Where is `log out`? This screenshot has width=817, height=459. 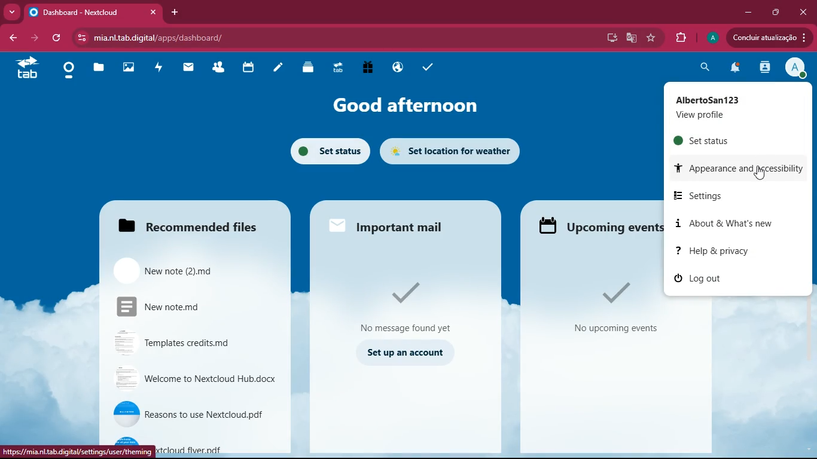
log out is located at coordinates (707, 276).